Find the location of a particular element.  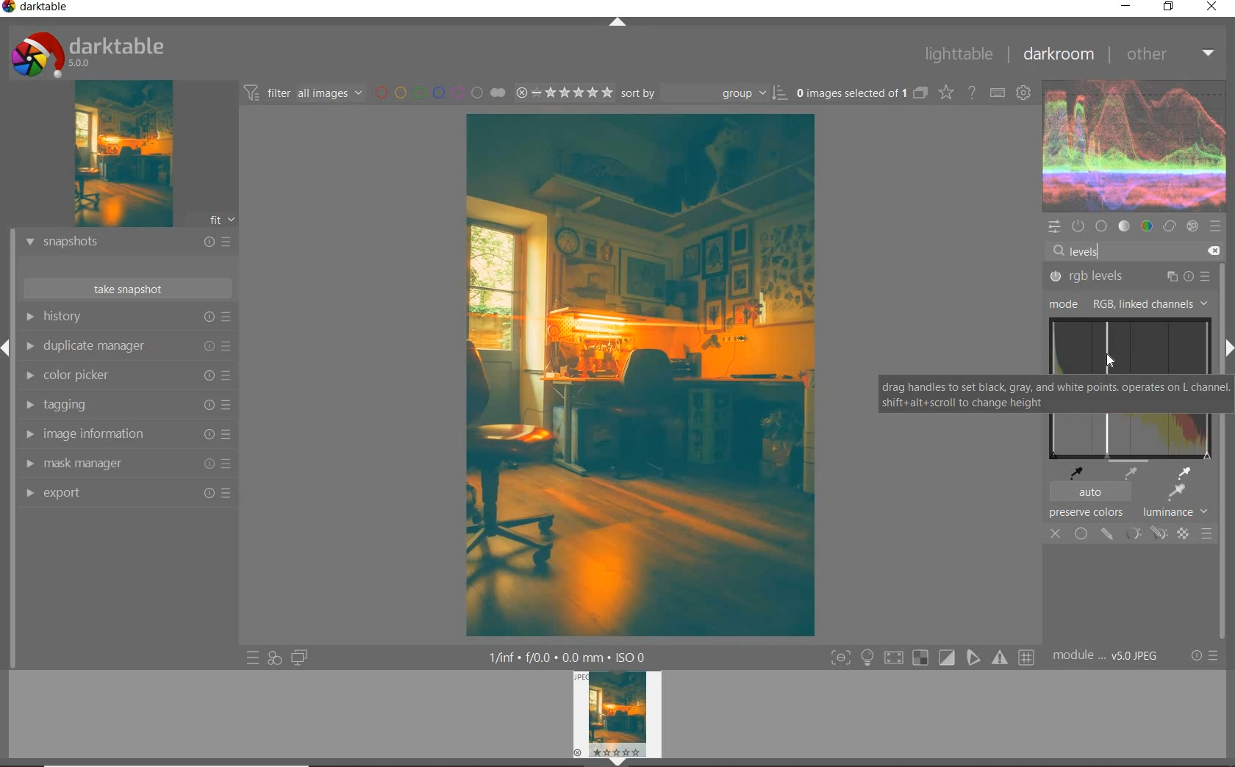

toggle modes is located at coordinates (928, 657).